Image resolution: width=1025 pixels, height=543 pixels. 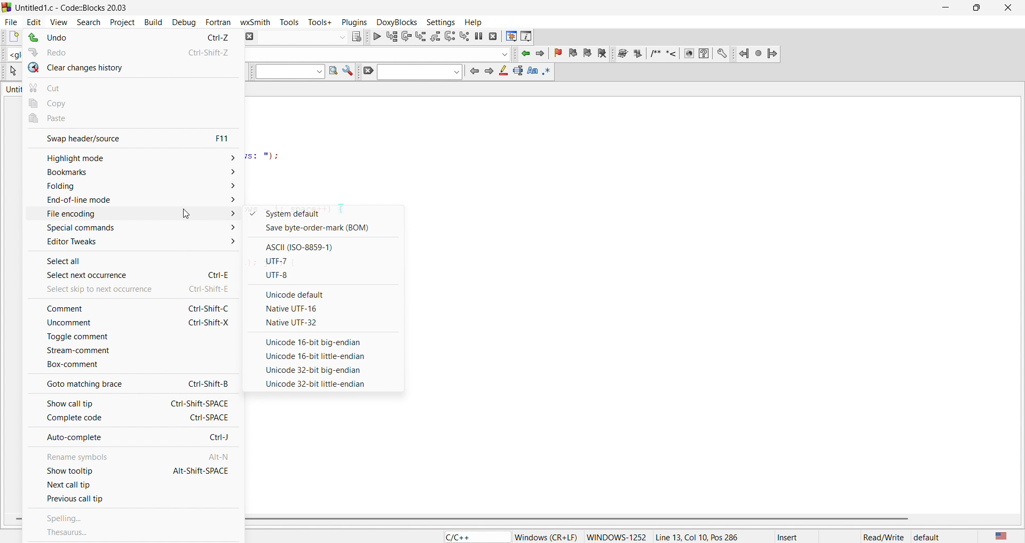 I want to click on complete code, so click(x=133, y=419).